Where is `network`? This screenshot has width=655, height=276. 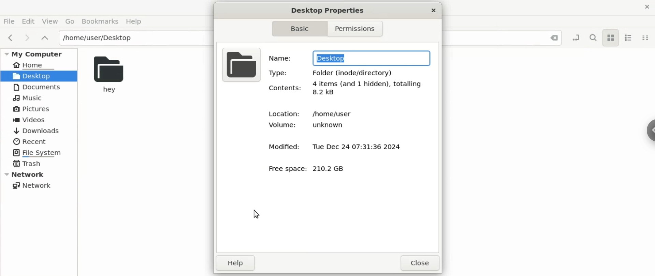
network is located at coordinates (40, 174).